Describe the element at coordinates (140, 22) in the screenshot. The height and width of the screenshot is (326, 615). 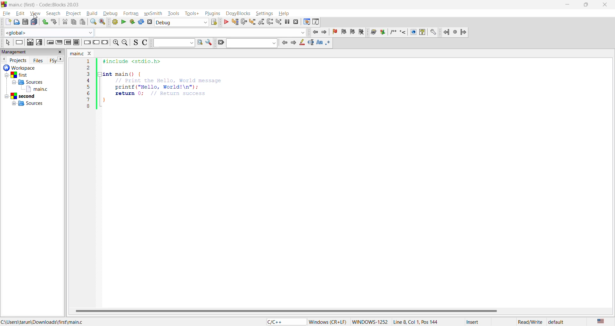
I see `rebuild` at that location.